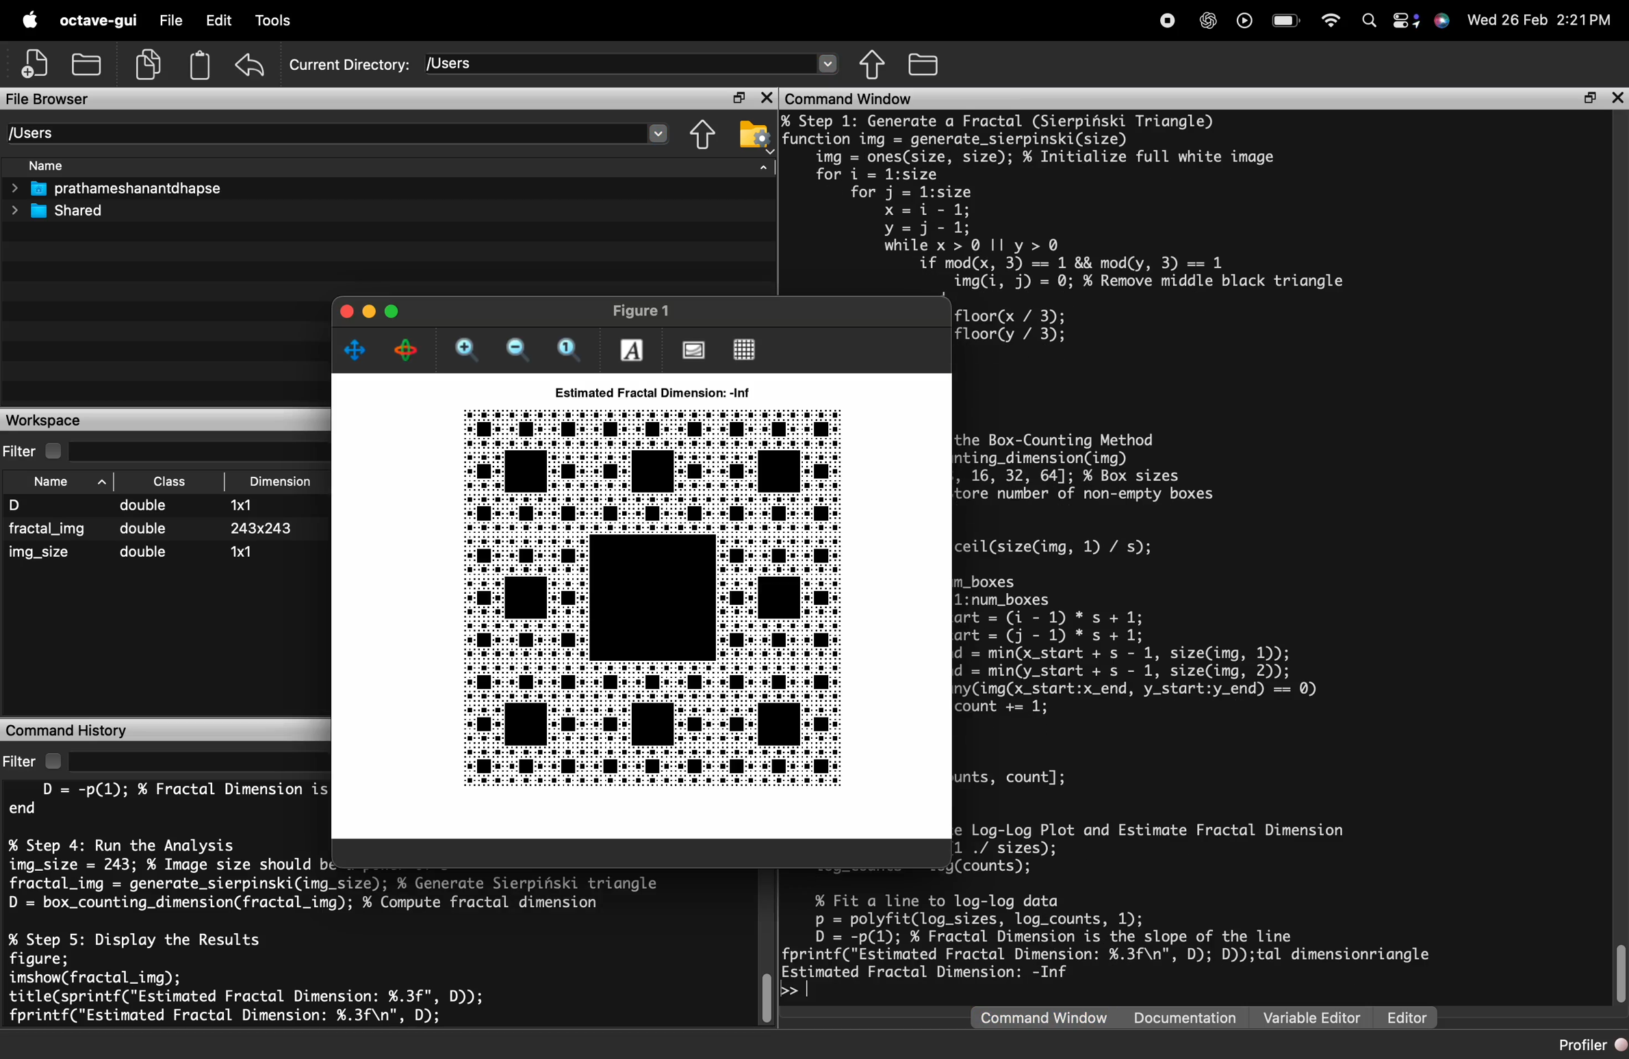 The height and width of the screenshot is (1059, 1629). Describe the element at coordinates (112, 187) in the screenshot. I see `prathameshanantdhapse` at that location.